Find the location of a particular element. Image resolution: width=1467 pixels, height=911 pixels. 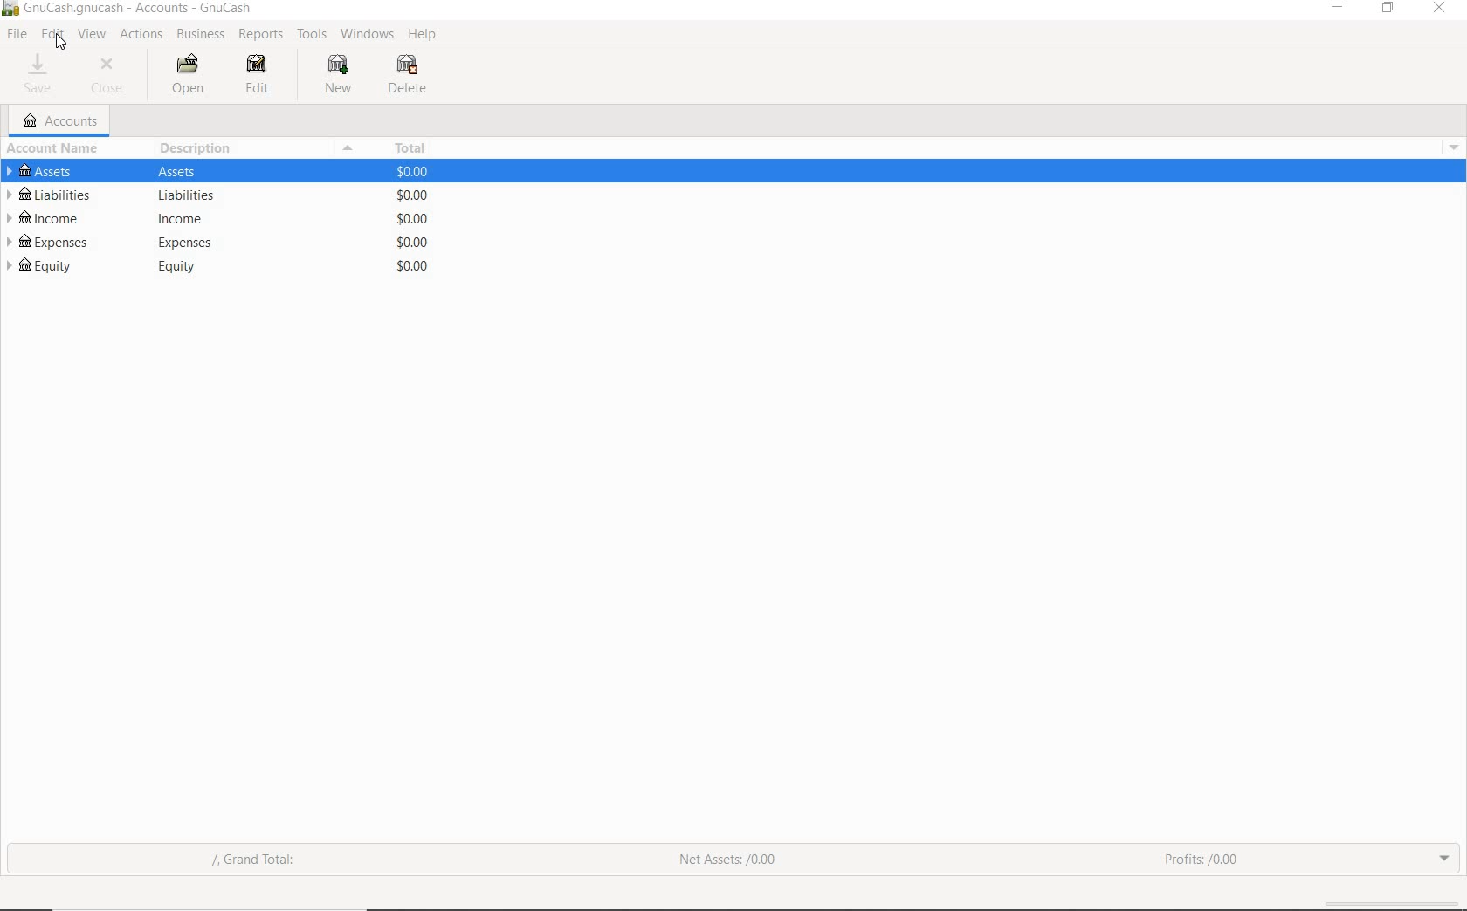

 is located at coordinates (144, 9).